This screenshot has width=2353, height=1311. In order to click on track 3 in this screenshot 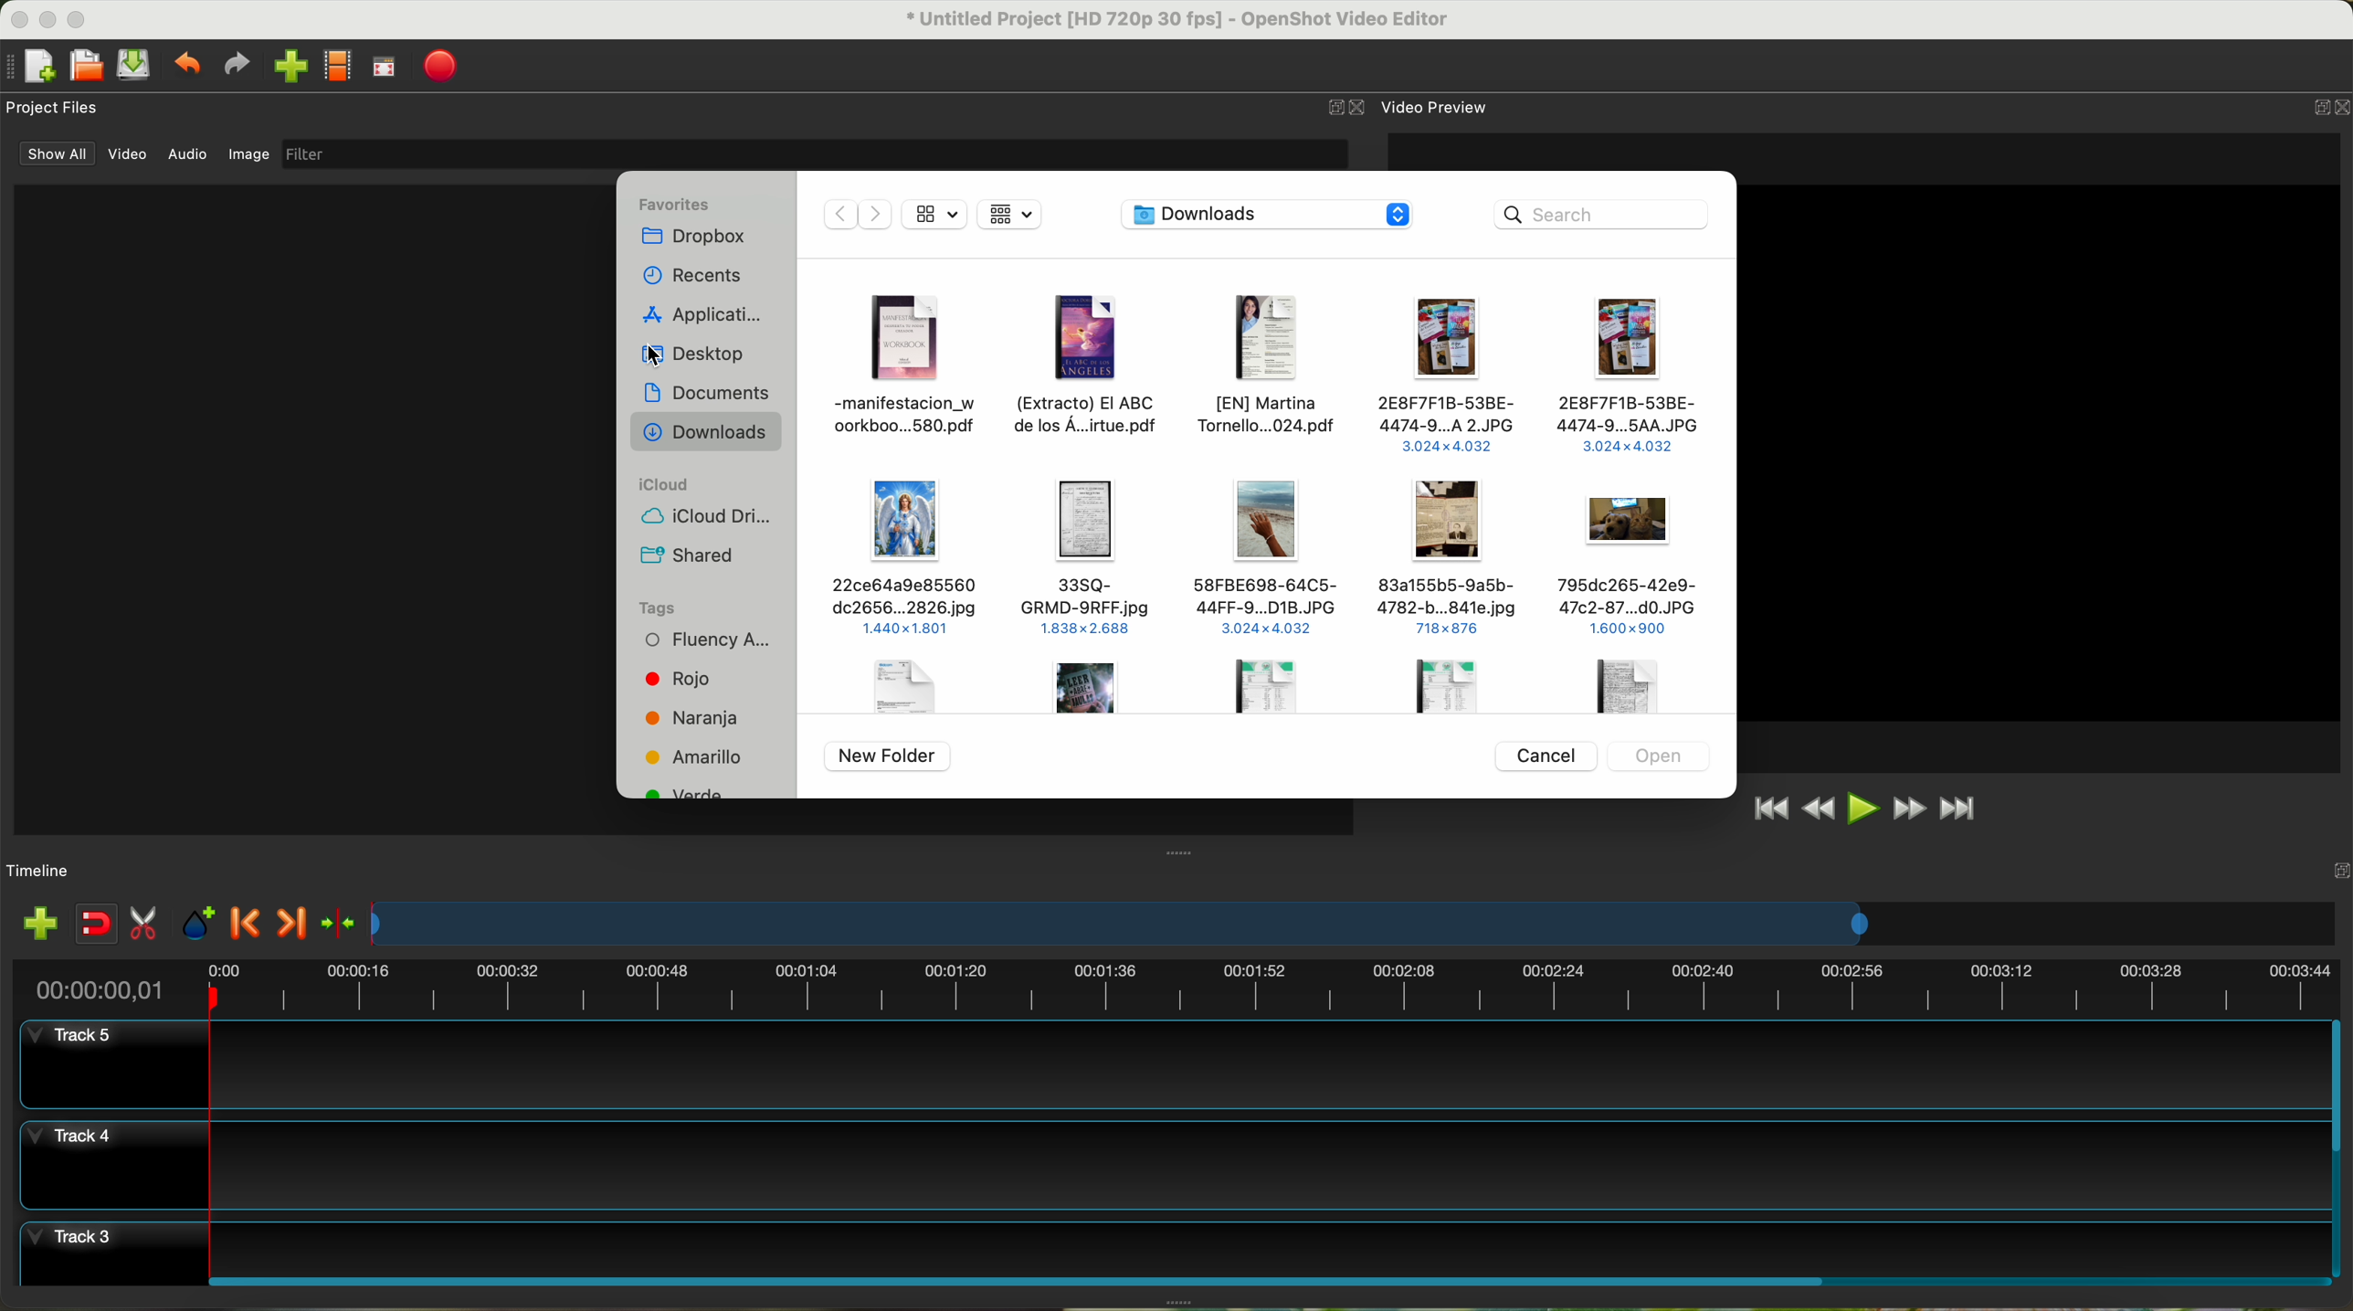, I will do `click(1172, 1244)`.